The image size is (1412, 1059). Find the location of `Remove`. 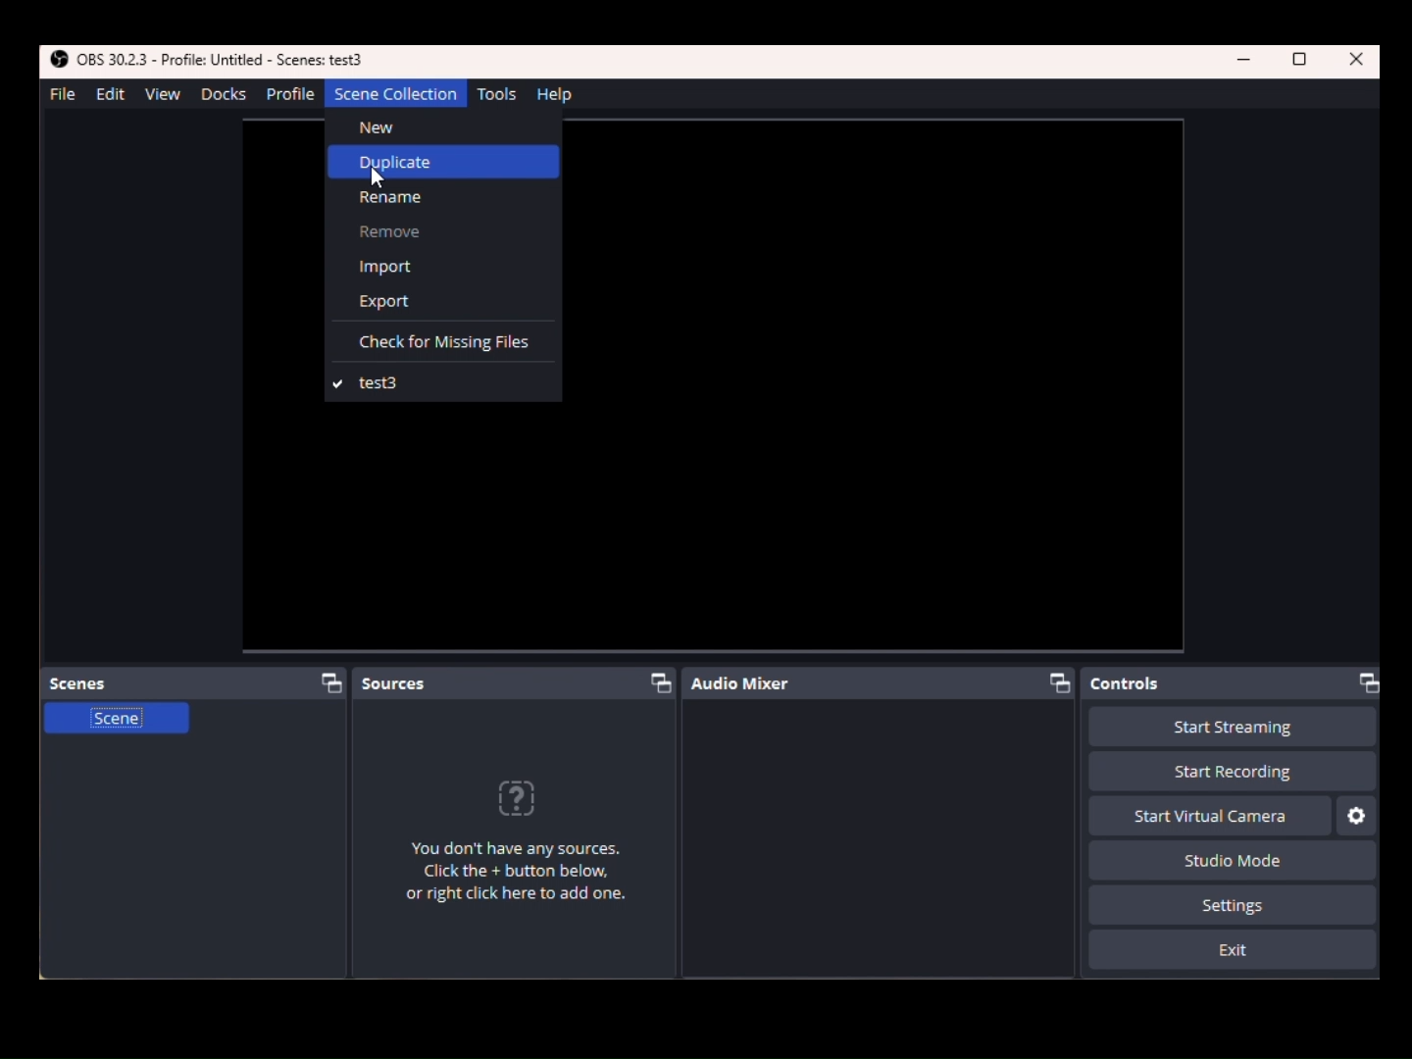

Remove is located at coordinates (443, 232).